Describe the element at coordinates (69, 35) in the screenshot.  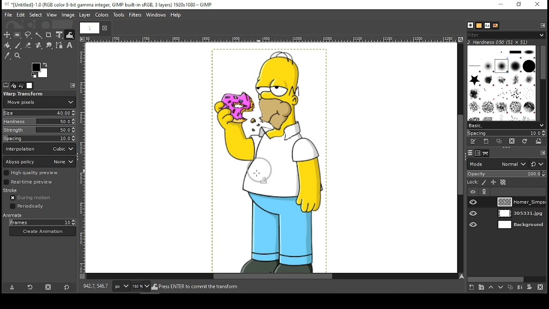
I see `warp tool` at that location.